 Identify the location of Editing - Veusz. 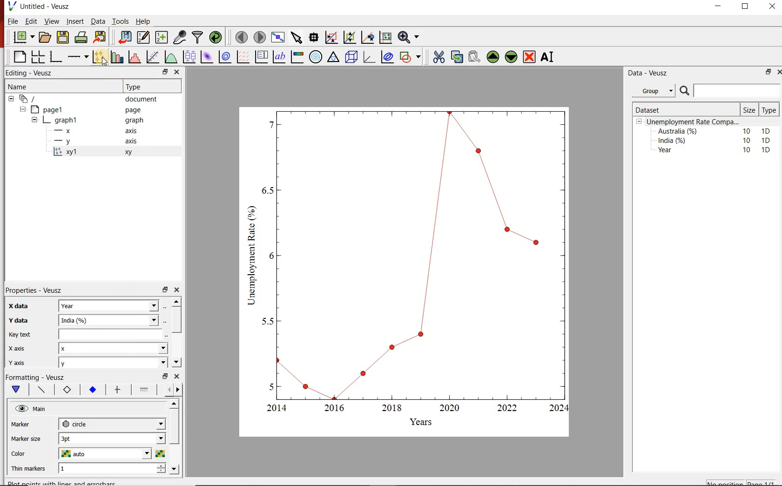
(31, 72).